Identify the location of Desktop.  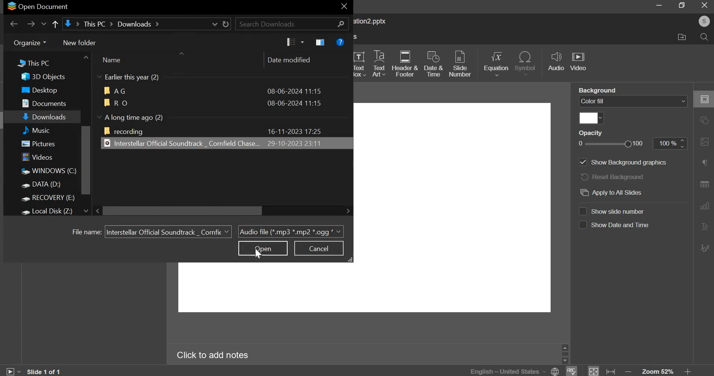
(38, 90).